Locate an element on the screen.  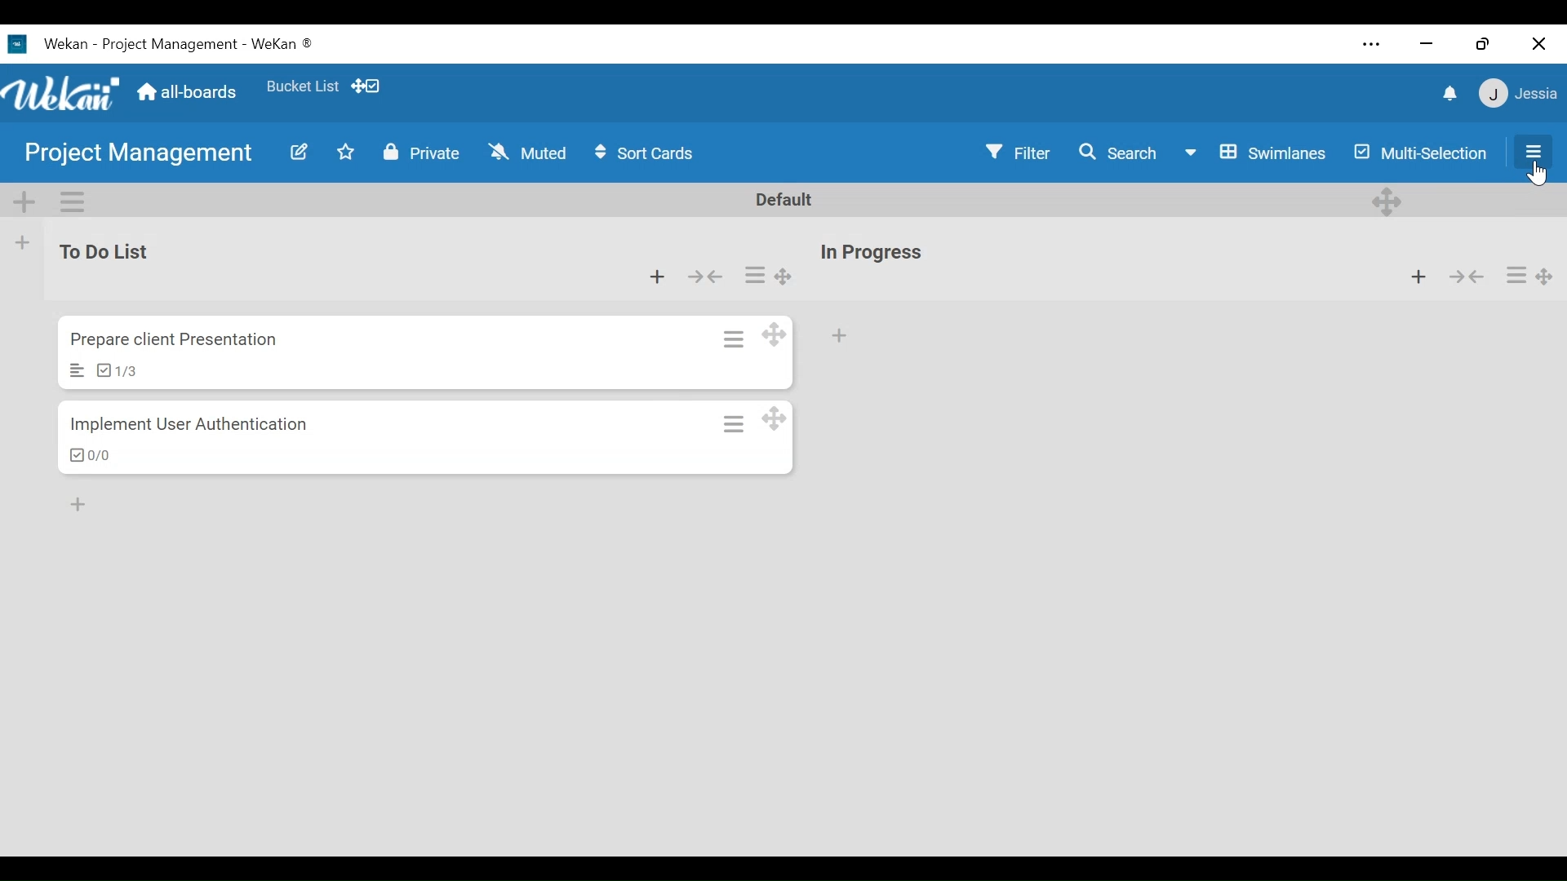
Board Title is located at coordinates (141, 156).